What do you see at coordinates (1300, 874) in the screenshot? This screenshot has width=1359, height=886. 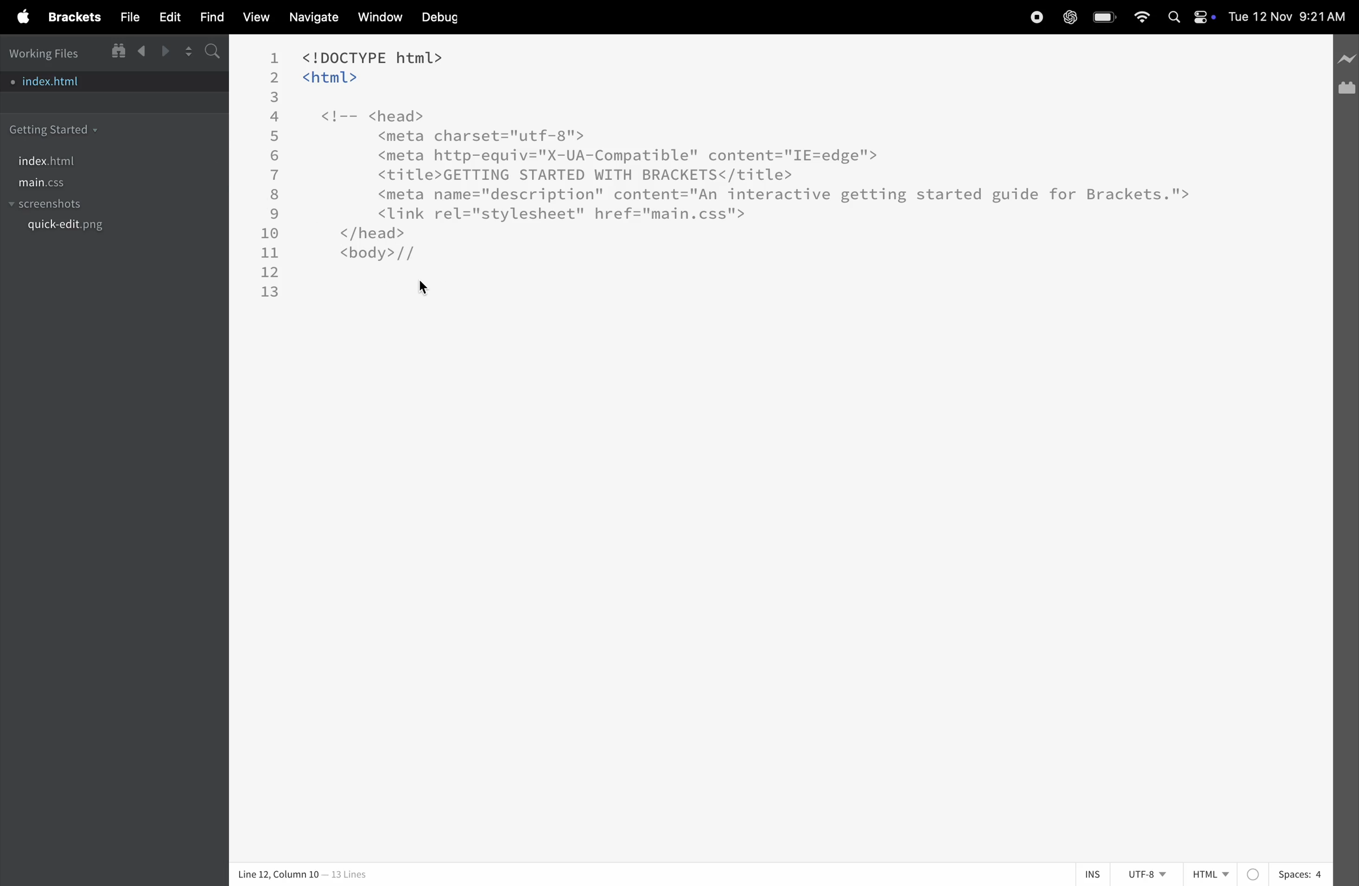 I see `spaces 4` at bounding box center [1300, 874].